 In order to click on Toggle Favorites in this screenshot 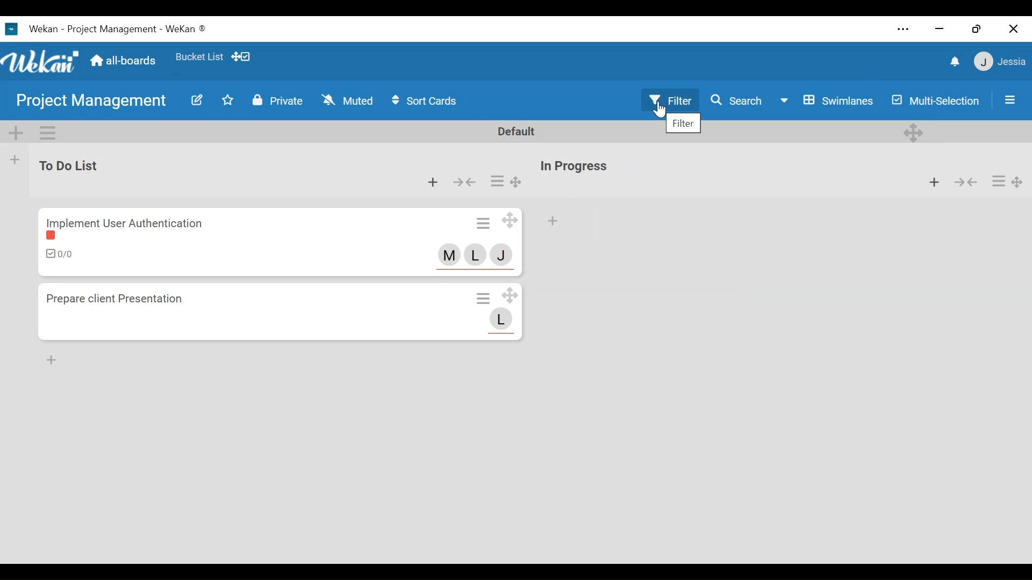, I will do `click(228, 100)`.